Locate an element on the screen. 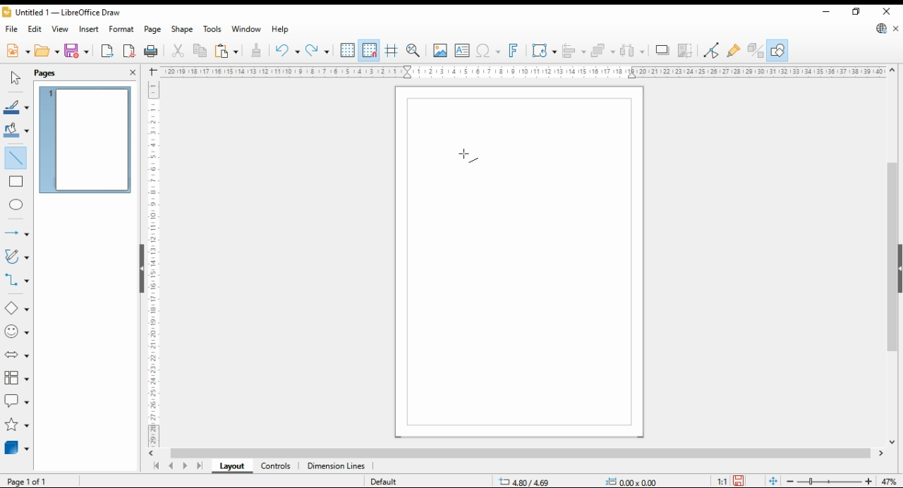  transformations is located at coordinates (544, 51).